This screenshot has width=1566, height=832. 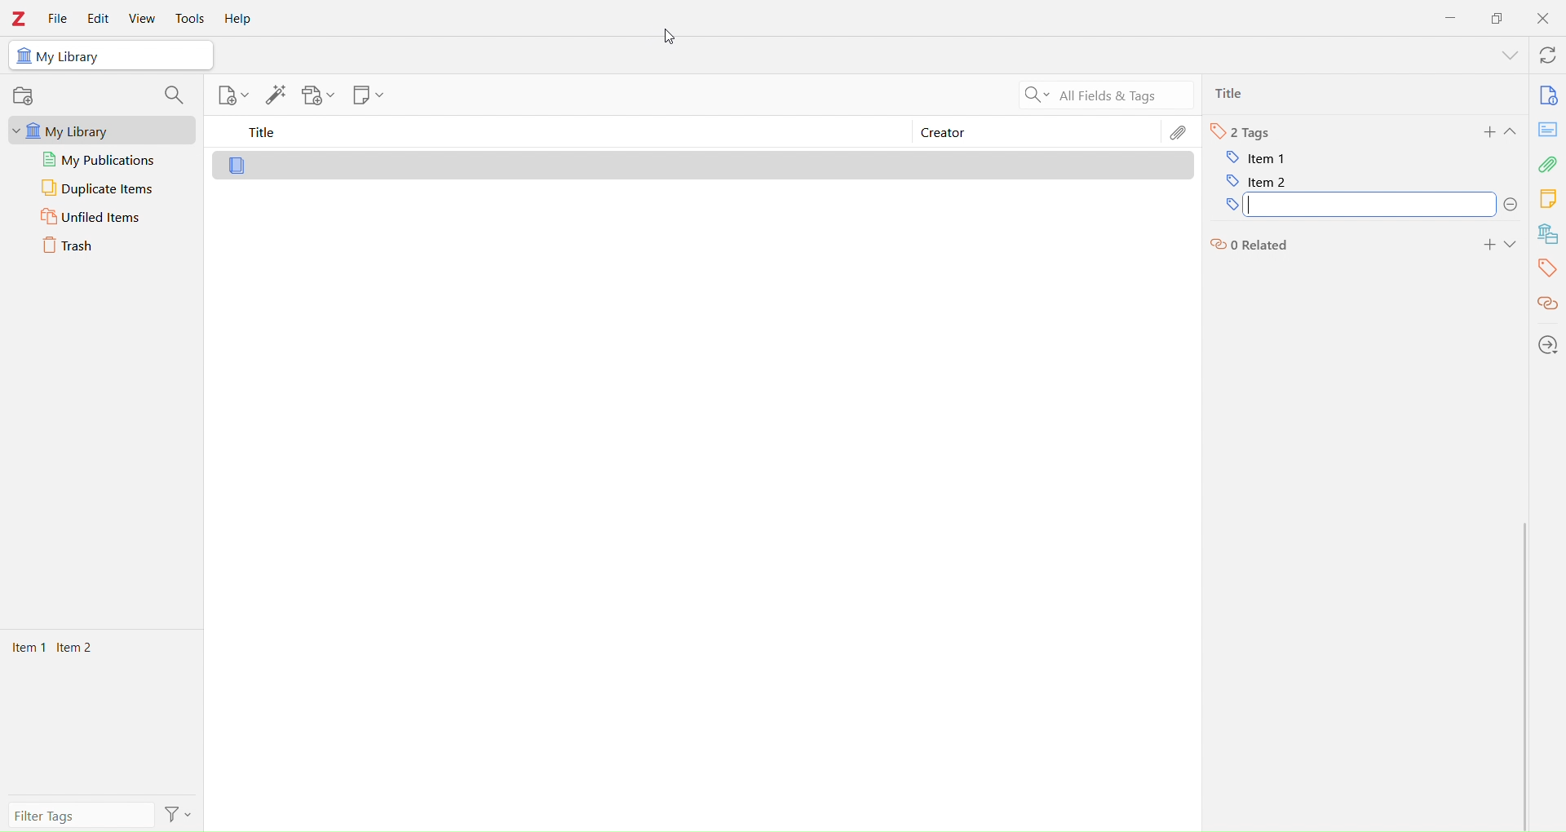 I want to click on item 2, so click(x=1272, y=176).